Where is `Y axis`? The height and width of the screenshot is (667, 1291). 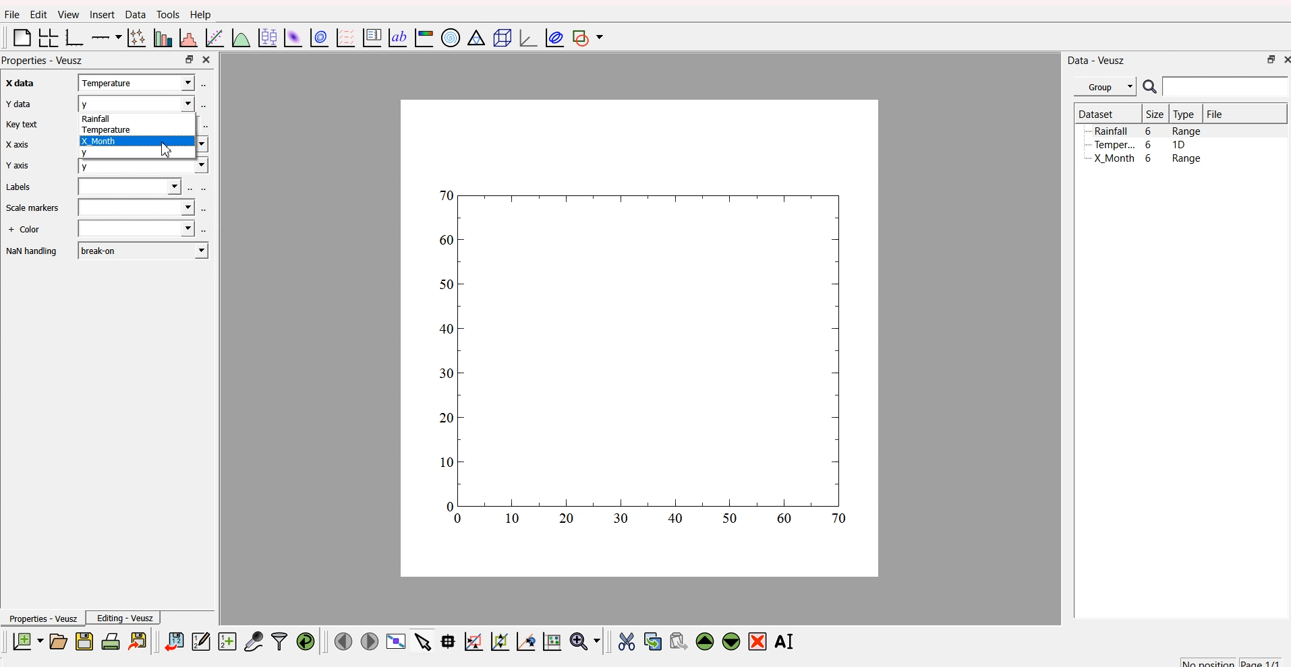
Y axis is located at coordinates (17, 167).